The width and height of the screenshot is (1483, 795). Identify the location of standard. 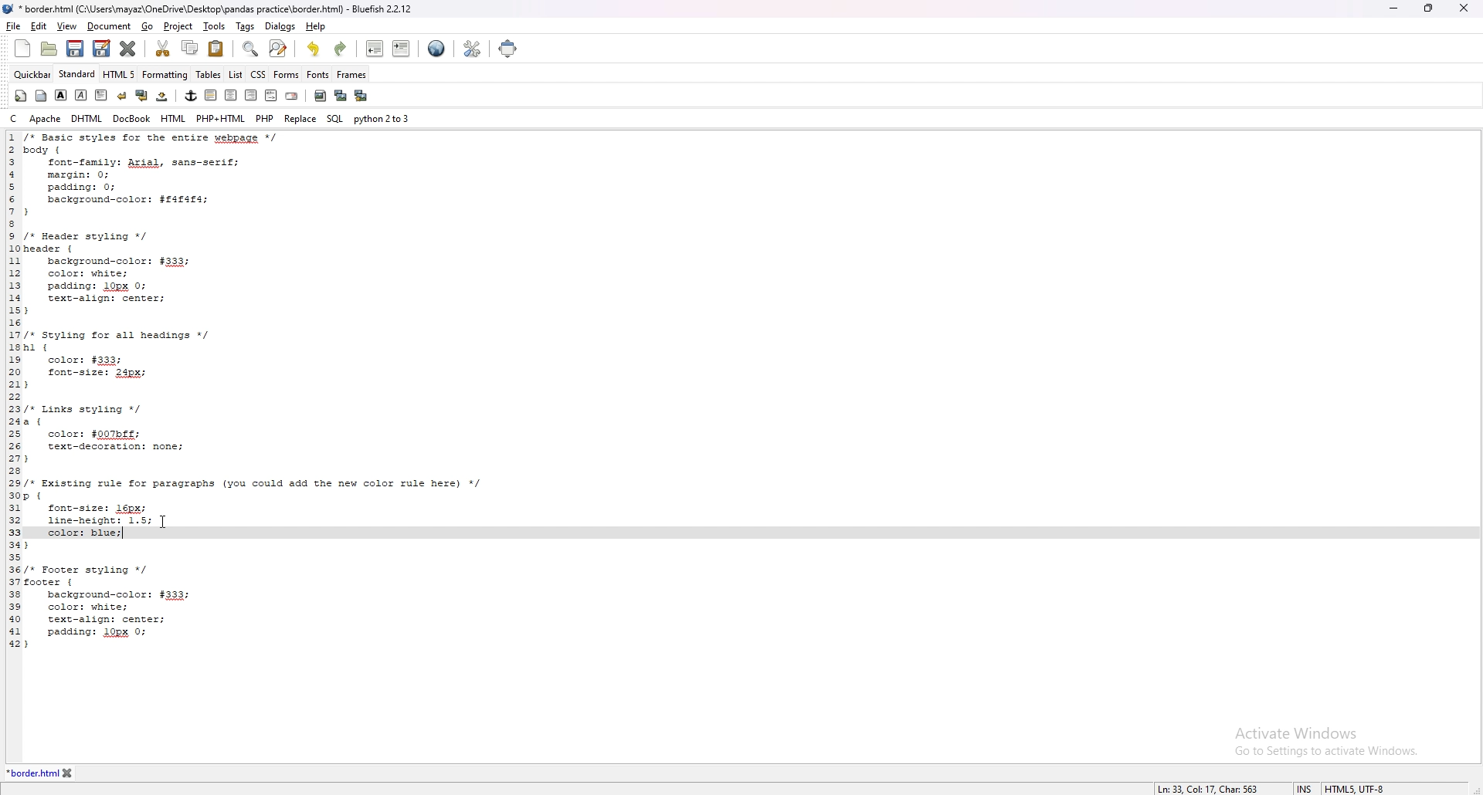
(77, 73).